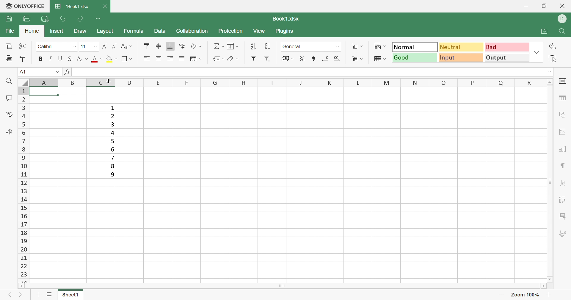 This screenshot has height=300, width=571. What do you see at coordinates (563, 19) in the screenshot?
I see `D` at bounding box center [563, 19].